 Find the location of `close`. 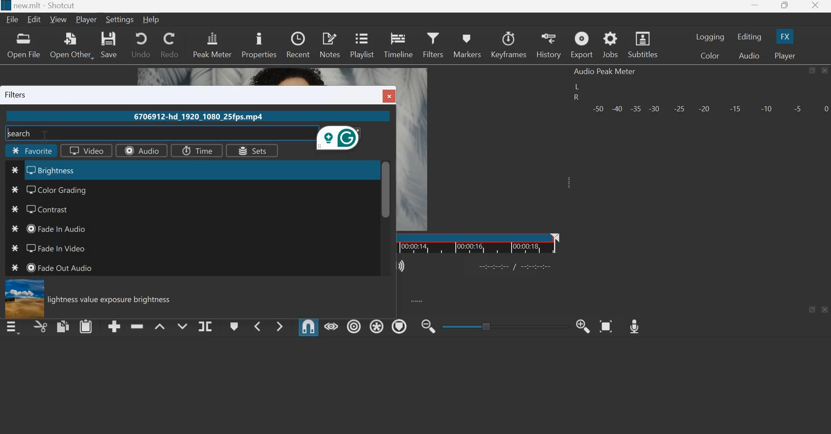

close is located at coordinates (824, 70).